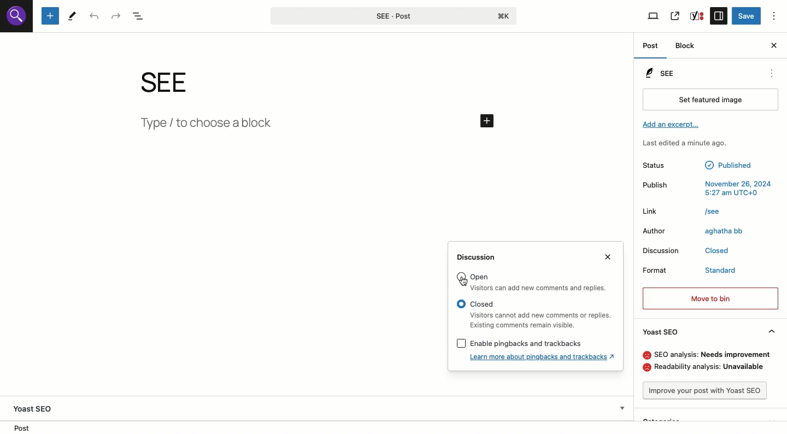  I want to click on Status published, so click(701, 165).